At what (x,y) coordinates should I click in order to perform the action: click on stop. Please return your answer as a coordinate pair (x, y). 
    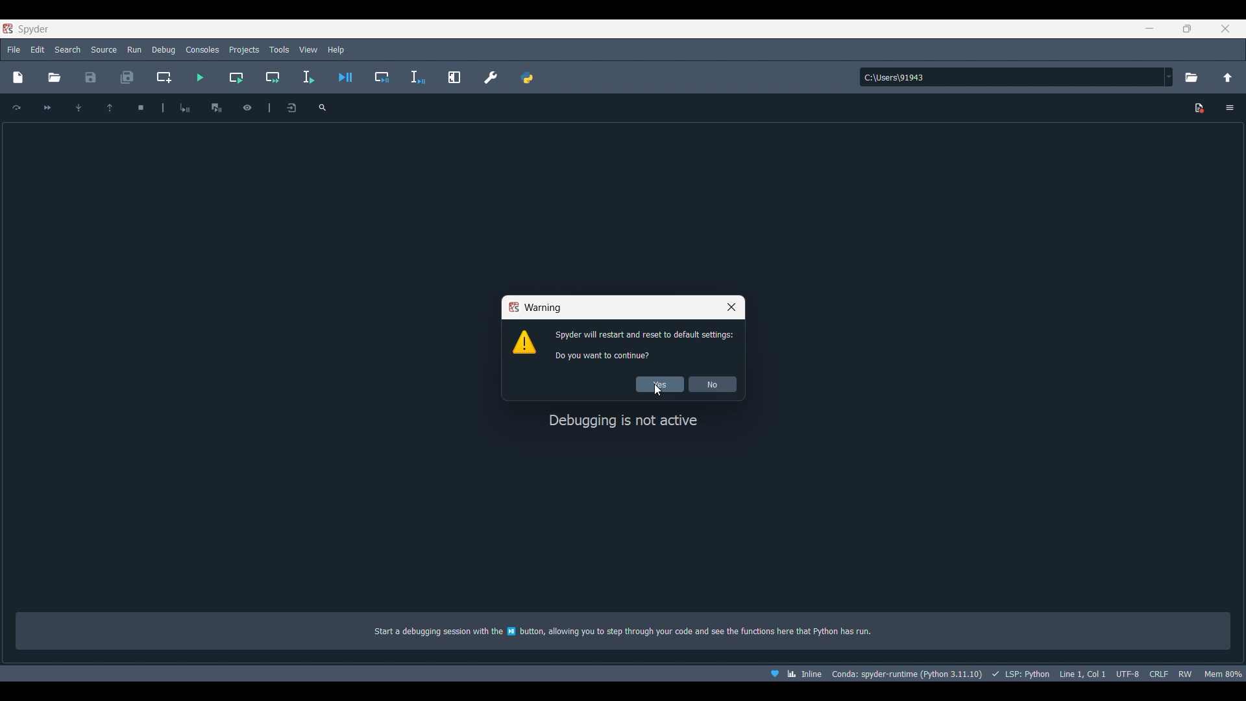
    Looking at the image, I should click on (139, 106).